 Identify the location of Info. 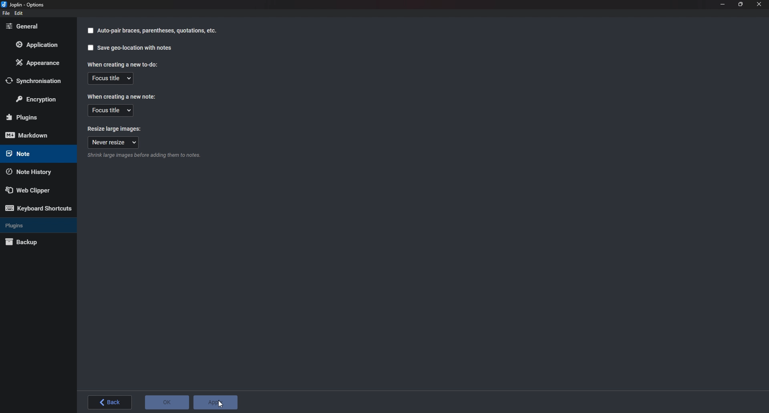
(144, 156).